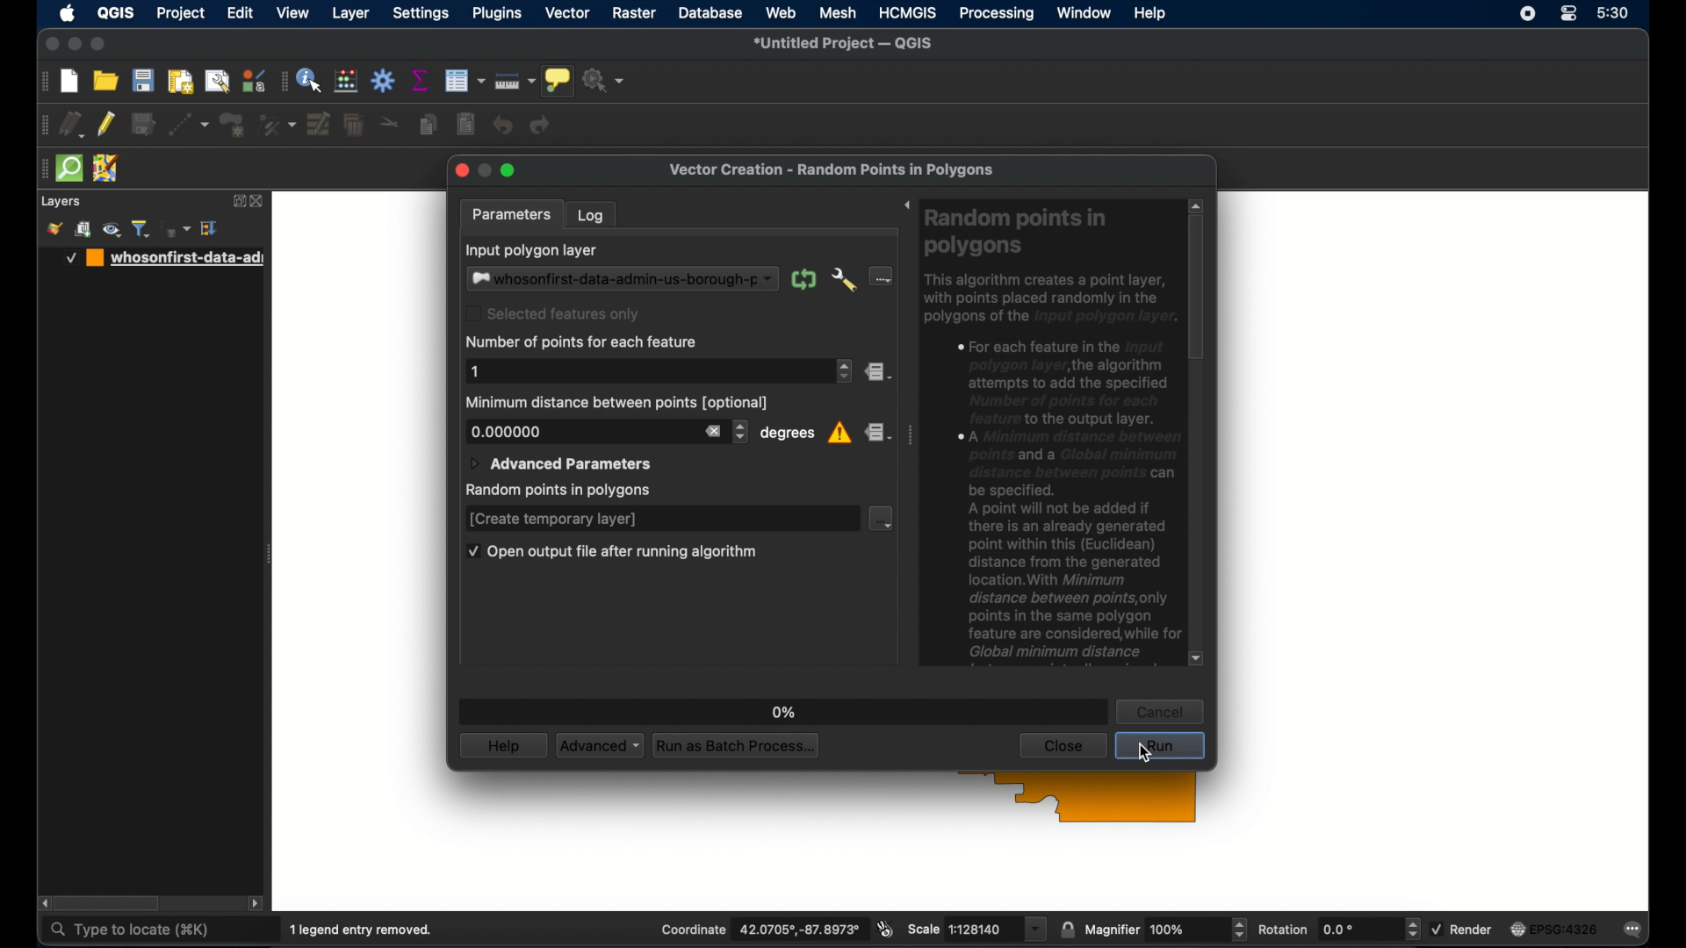  I want to click on raster, so click(633, 12).